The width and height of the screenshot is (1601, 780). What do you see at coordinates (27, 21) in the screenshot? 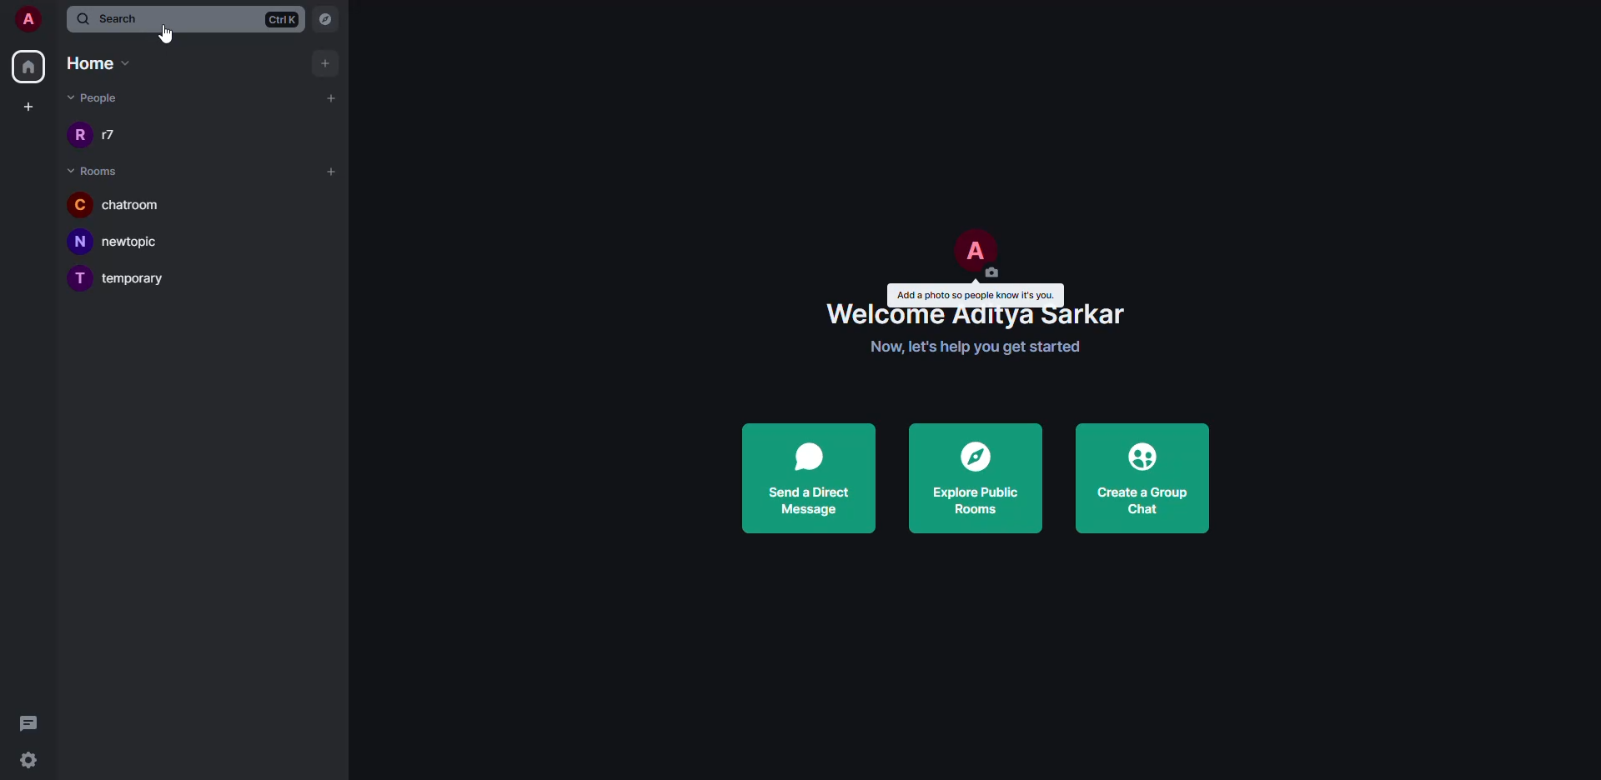
I see `account` at bounding box center [27, 21].